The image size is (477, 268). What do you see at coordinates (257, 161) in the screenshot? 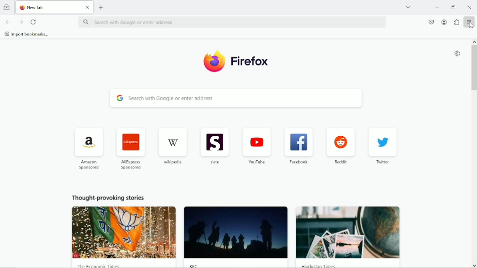
I see `youtube` at bounding box center [257, 161].